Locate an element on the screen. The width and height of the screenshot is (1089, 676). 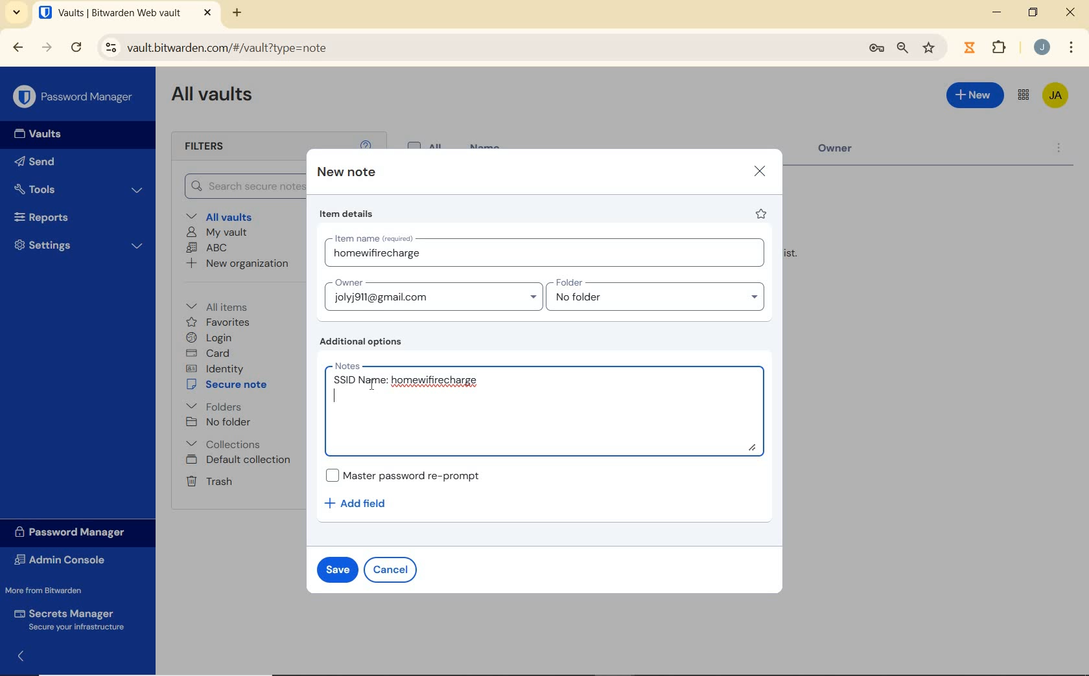
folder is located at coordinates (657, 295).